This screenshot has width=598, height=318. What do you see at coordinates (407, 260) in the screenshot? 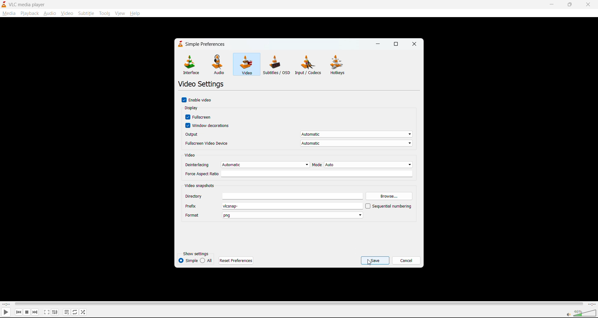
I see `cancel` at bounding box center [407, 260].